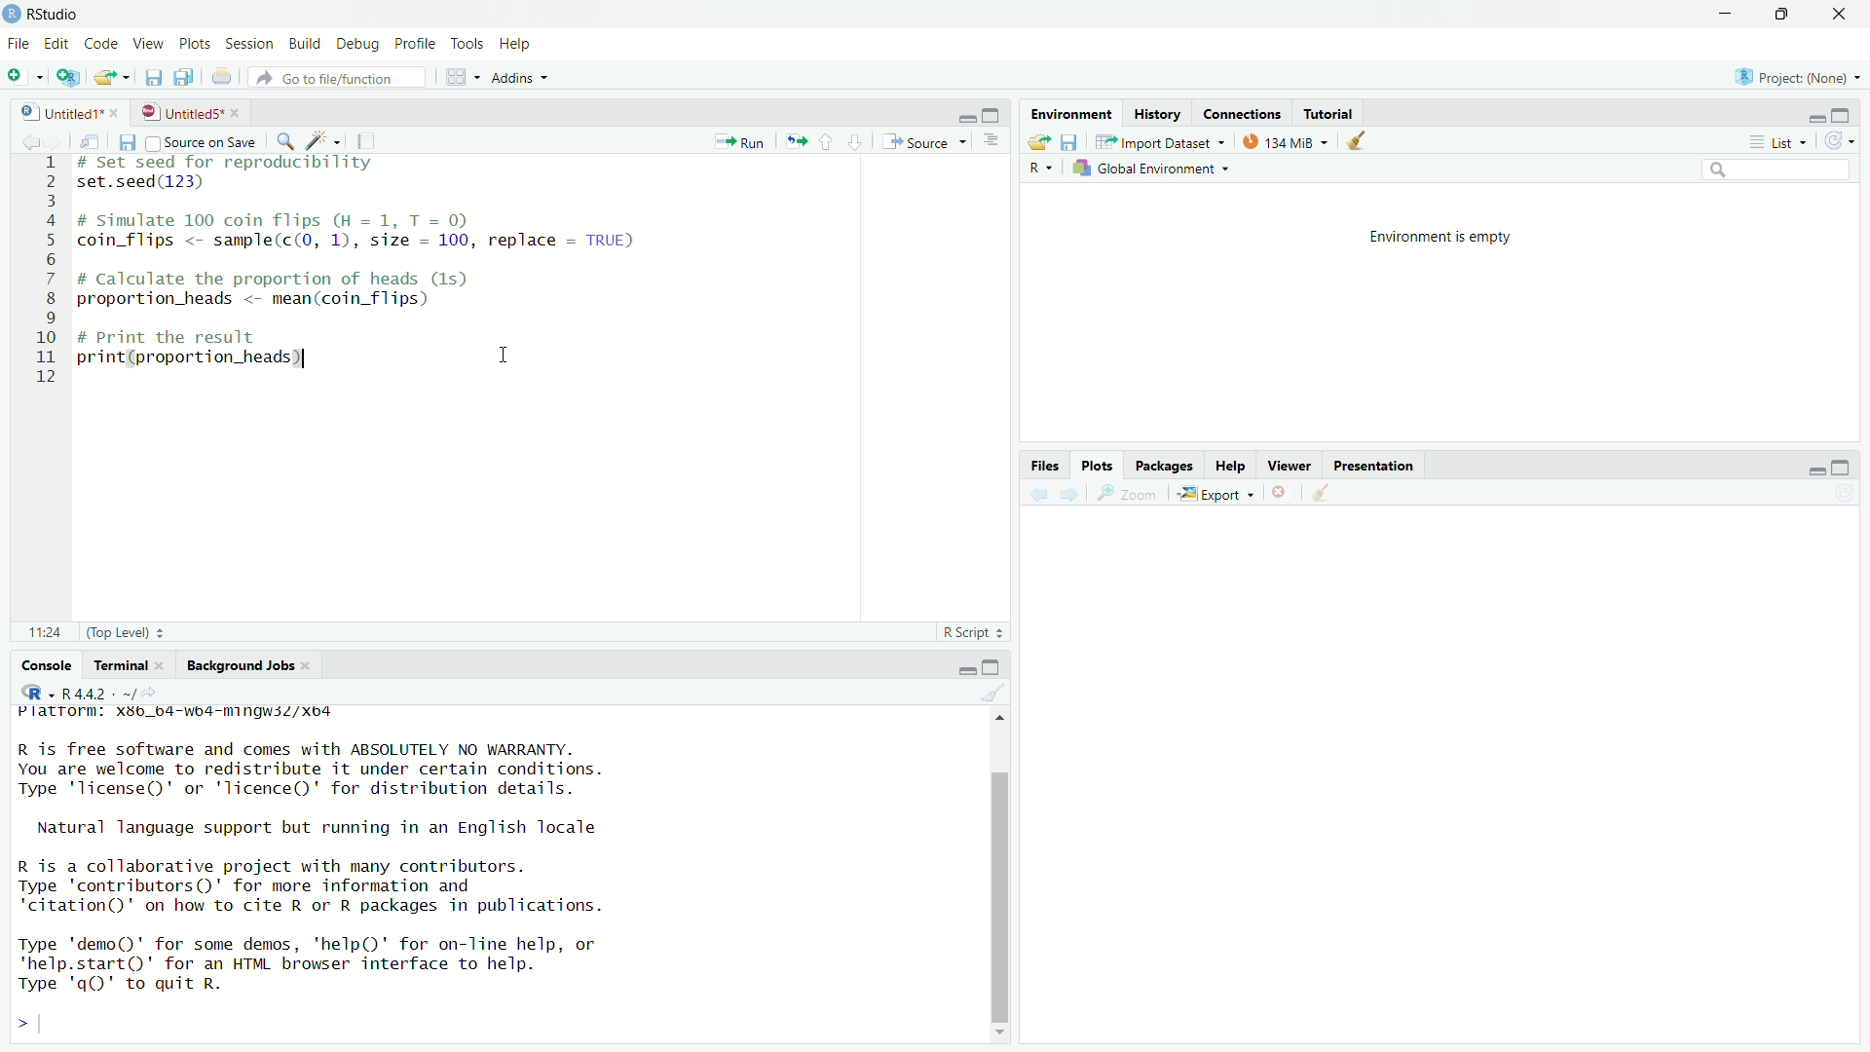 The image size is (1870, 1052). Describe the element at coordinates (338, 77) in the screenshot. I see `go to file/function` at that location.